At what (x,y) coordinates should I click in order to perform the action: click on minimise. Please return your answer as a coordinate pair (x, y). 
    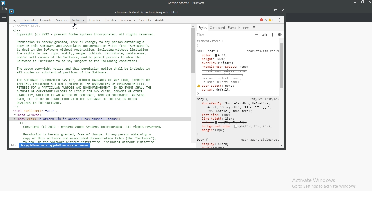
    Looking at the image, I should click on (267, 11).